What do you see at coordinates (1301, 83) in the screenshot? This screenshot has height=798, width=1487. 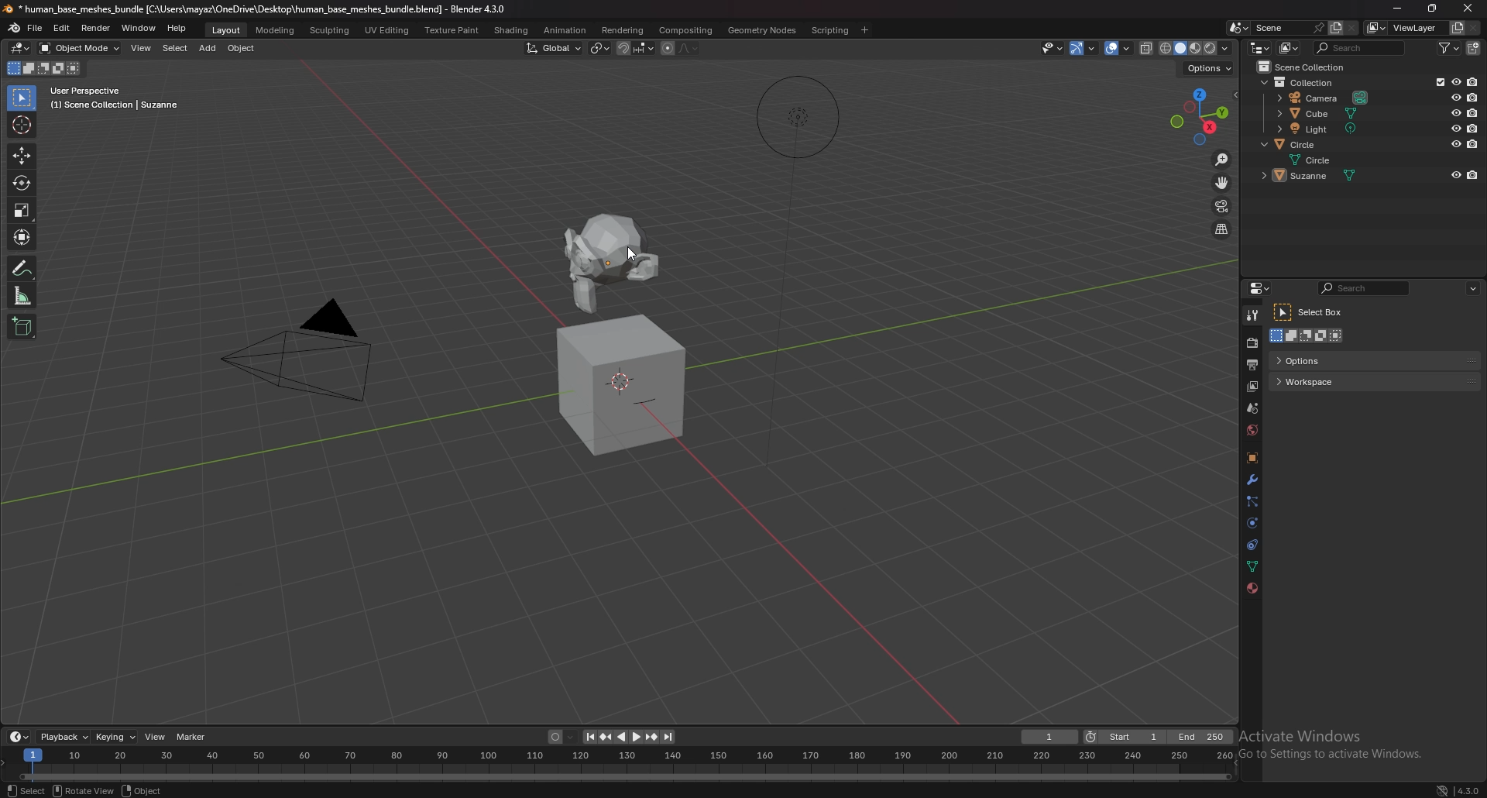 I see `collection` at bounding box center [1301, 83].